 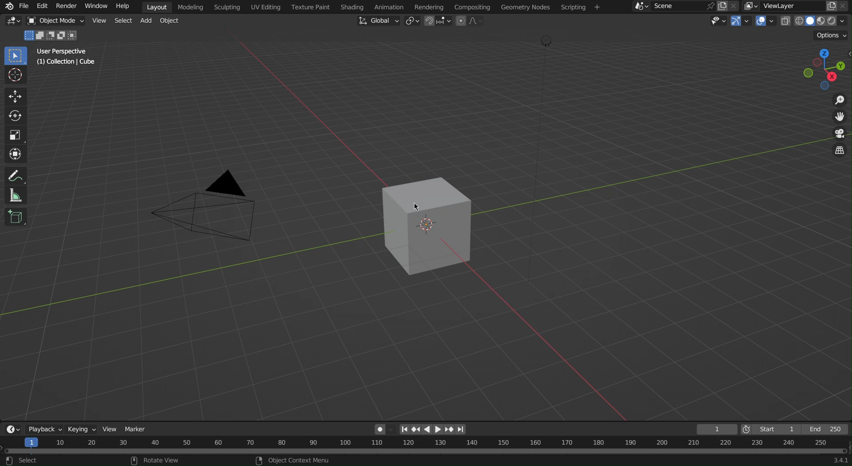 I want to click on Geometry Nodes, so click(x=525, y=7).